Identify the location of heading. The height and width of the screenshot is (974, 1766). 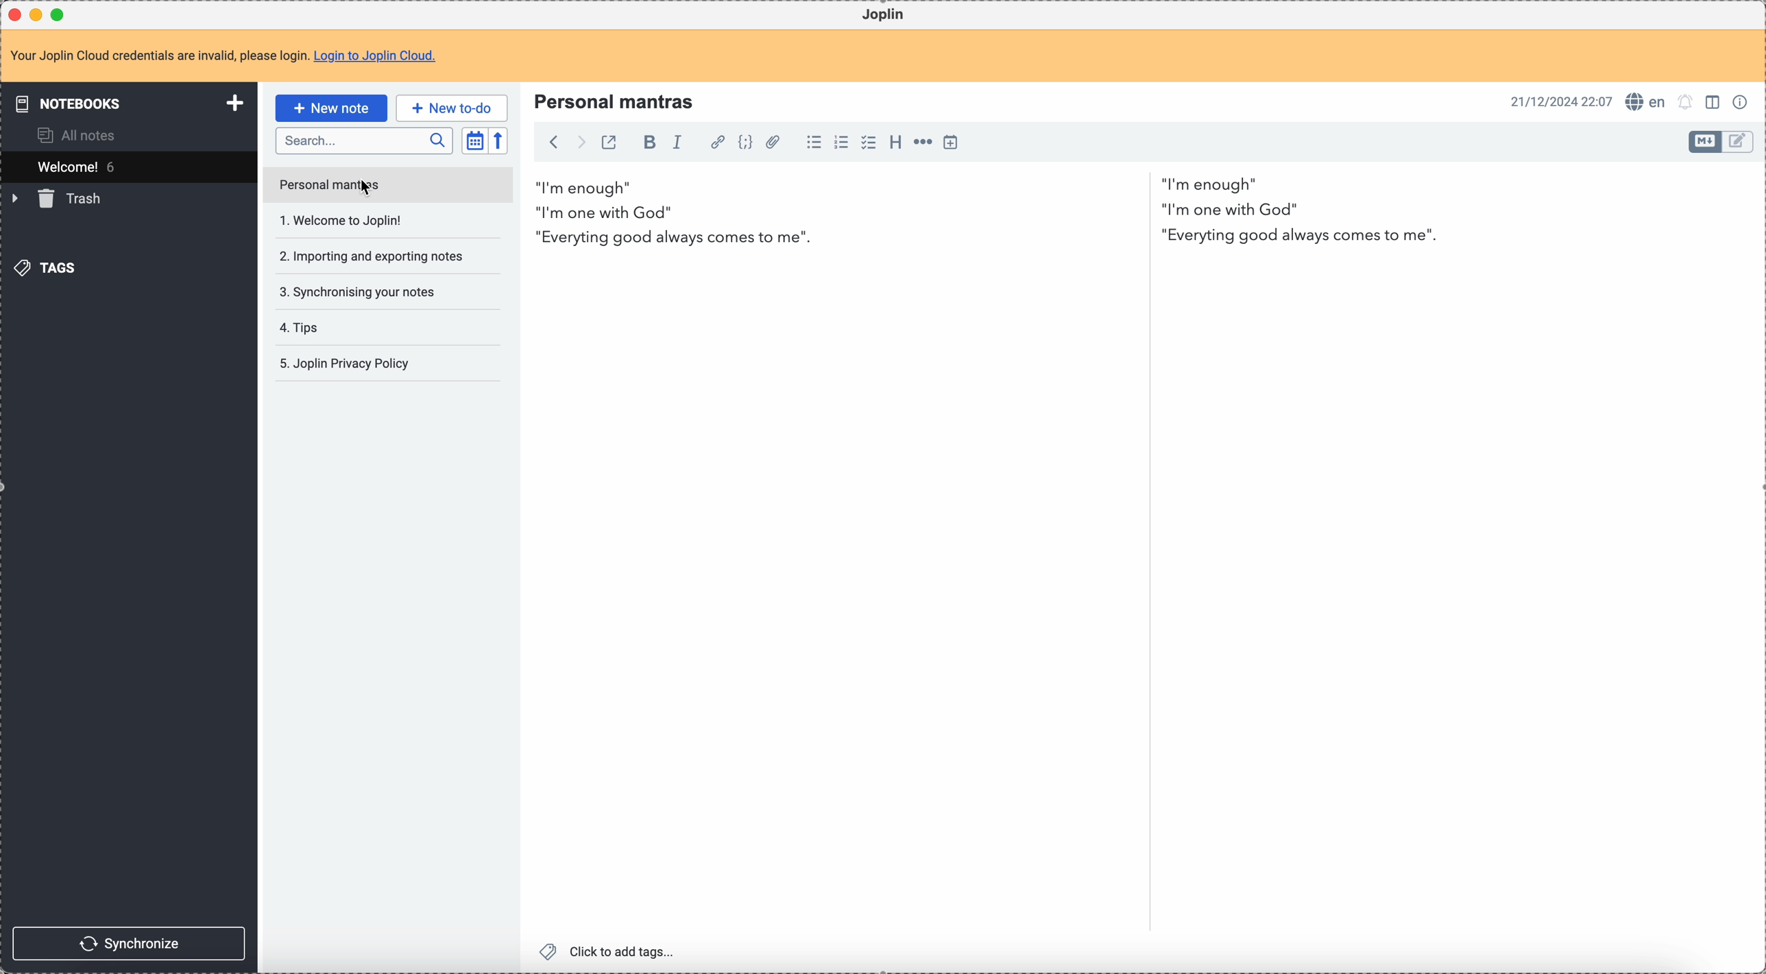
(896, 142).